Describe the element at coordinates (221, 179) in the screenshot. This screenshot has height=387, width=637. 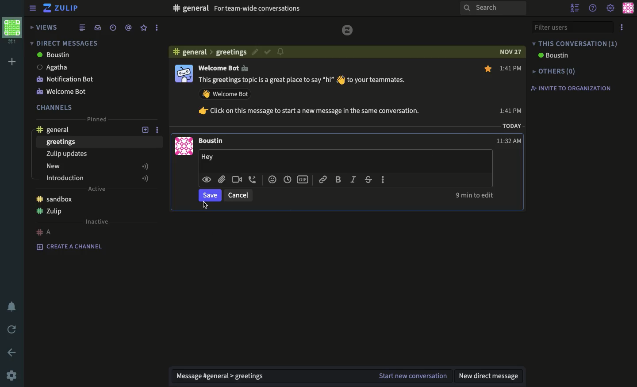
I see `attachment` at that location.